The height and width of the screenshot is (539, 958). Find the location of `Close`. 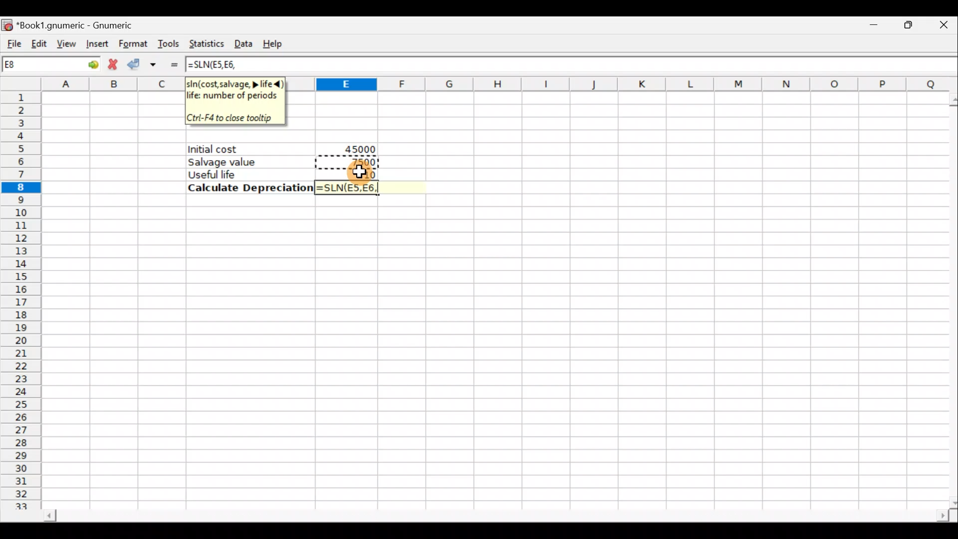

Close is located at coordinates (938, 27).